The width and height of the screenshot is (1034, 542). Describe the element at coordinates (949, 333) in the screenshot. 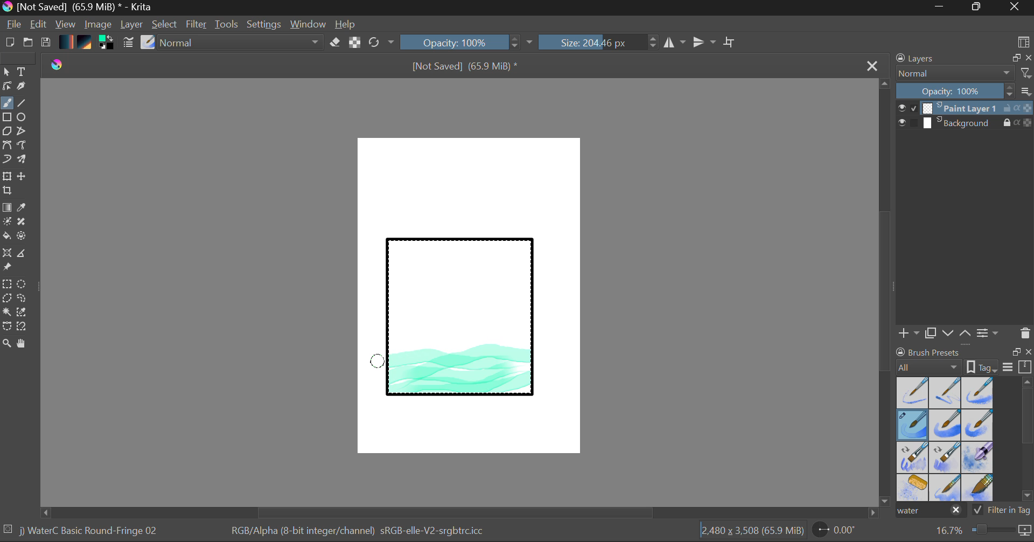

I see `Move Layer Down` at that location.